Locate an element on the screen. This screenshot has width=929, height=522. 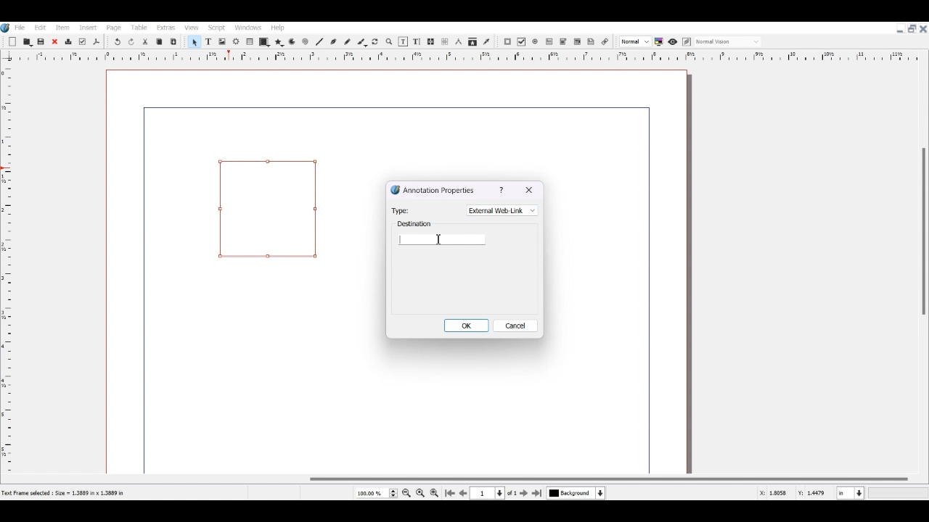
Undo is located at coordinates (117, 42).